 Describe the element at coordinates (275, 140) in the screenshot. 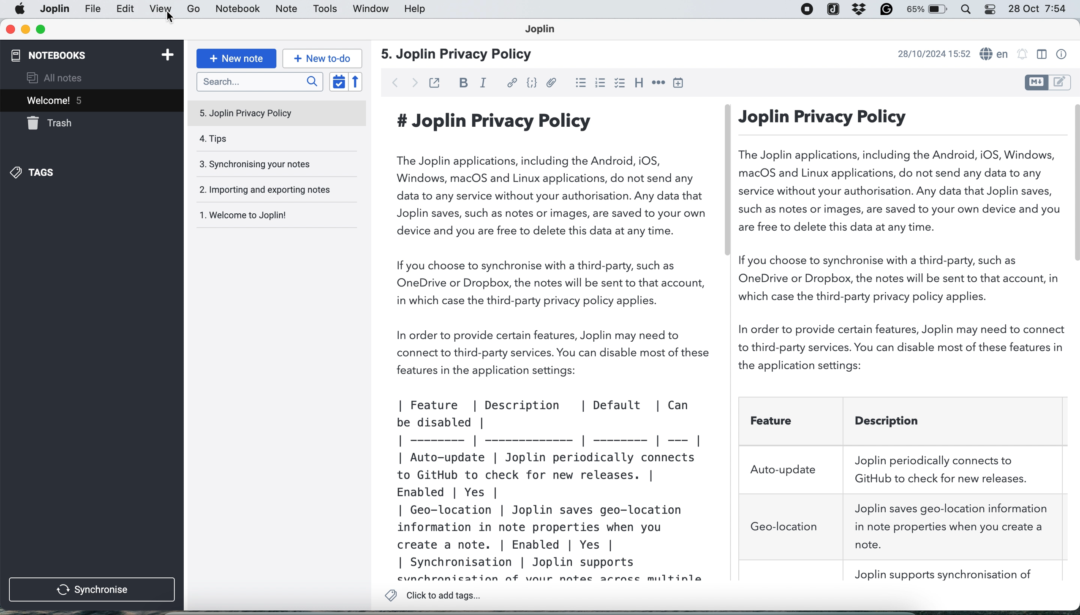

I see `4. Tips` at that location.